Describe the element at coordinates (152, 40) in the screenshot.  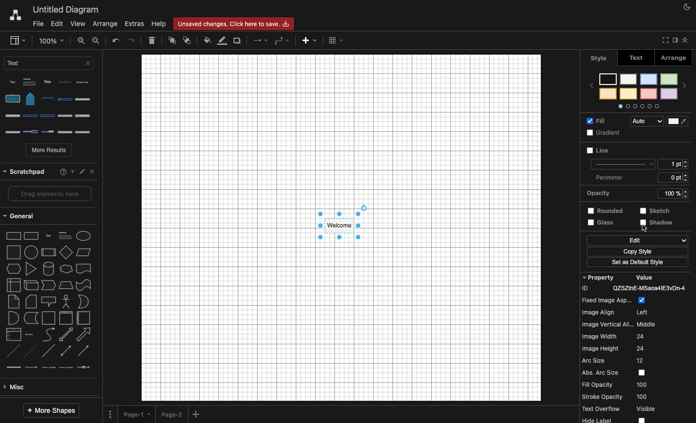
I see `Delete` at that location.